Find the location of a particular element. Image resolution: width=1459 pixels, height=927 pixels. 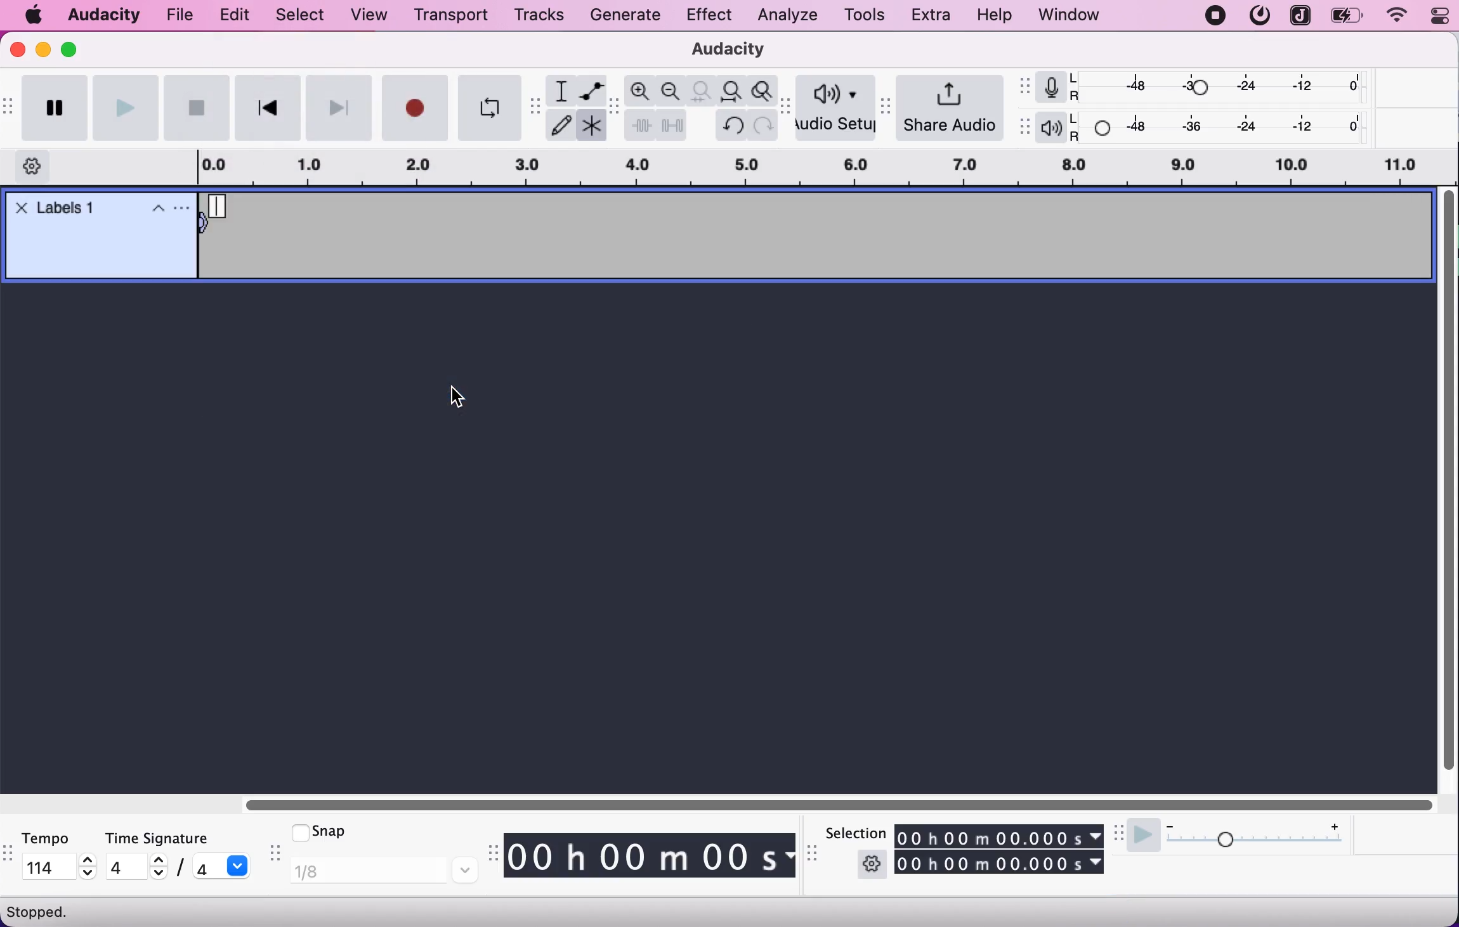

track timing is located at coordinates (1000, 863).